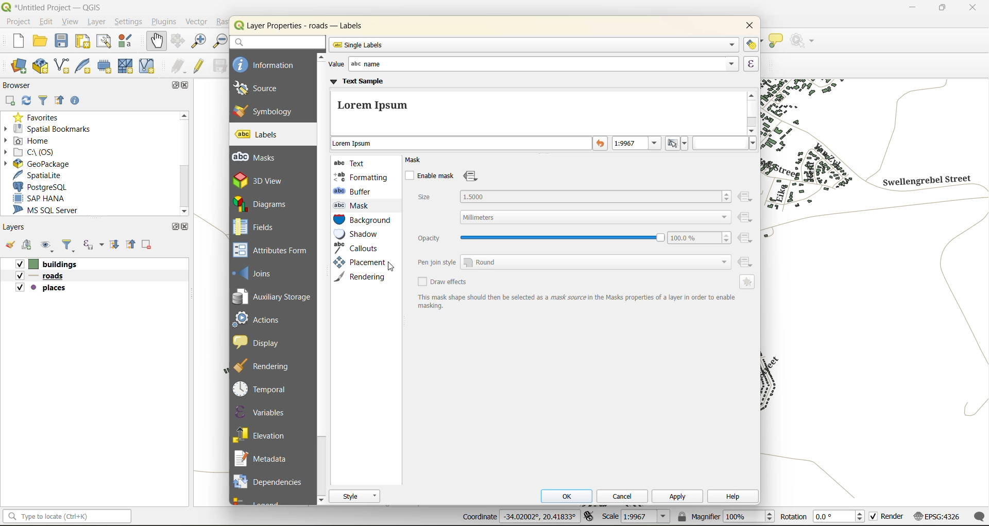  What do you see at coordinates (601, 144) in the screenshot?
I see `reset` at bounding box center [601, 144].